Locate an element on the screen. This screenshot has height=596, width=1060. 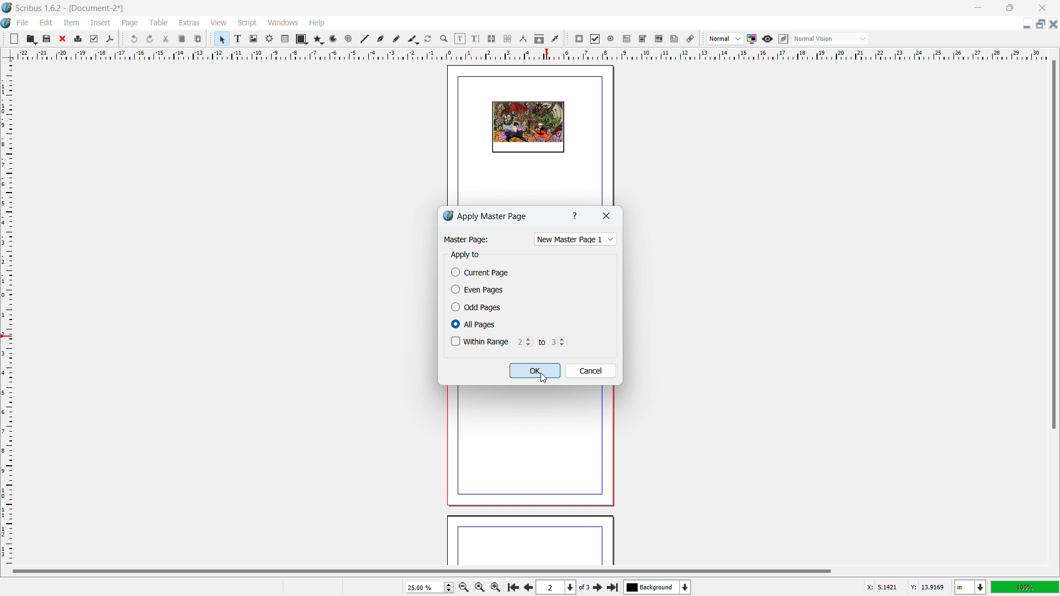
insert is located at coordinates (102, 23).